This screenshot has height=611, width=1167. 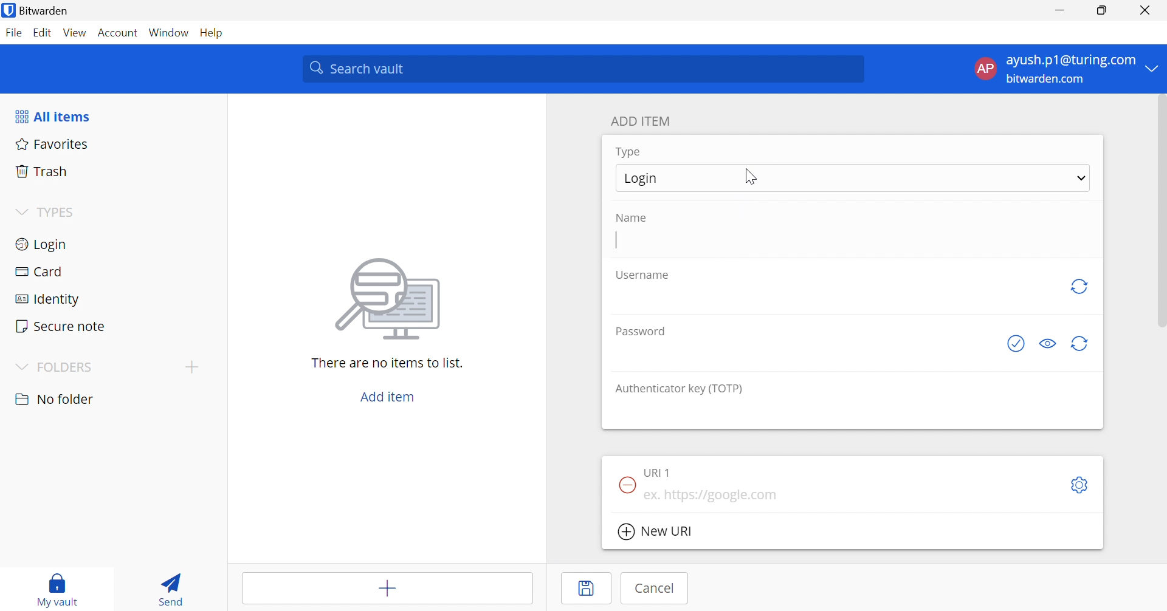 What do you see at coordinates (1160, 211) in the screenshot?
I see `Scroll Bar` at bounding box center [1160, 211].